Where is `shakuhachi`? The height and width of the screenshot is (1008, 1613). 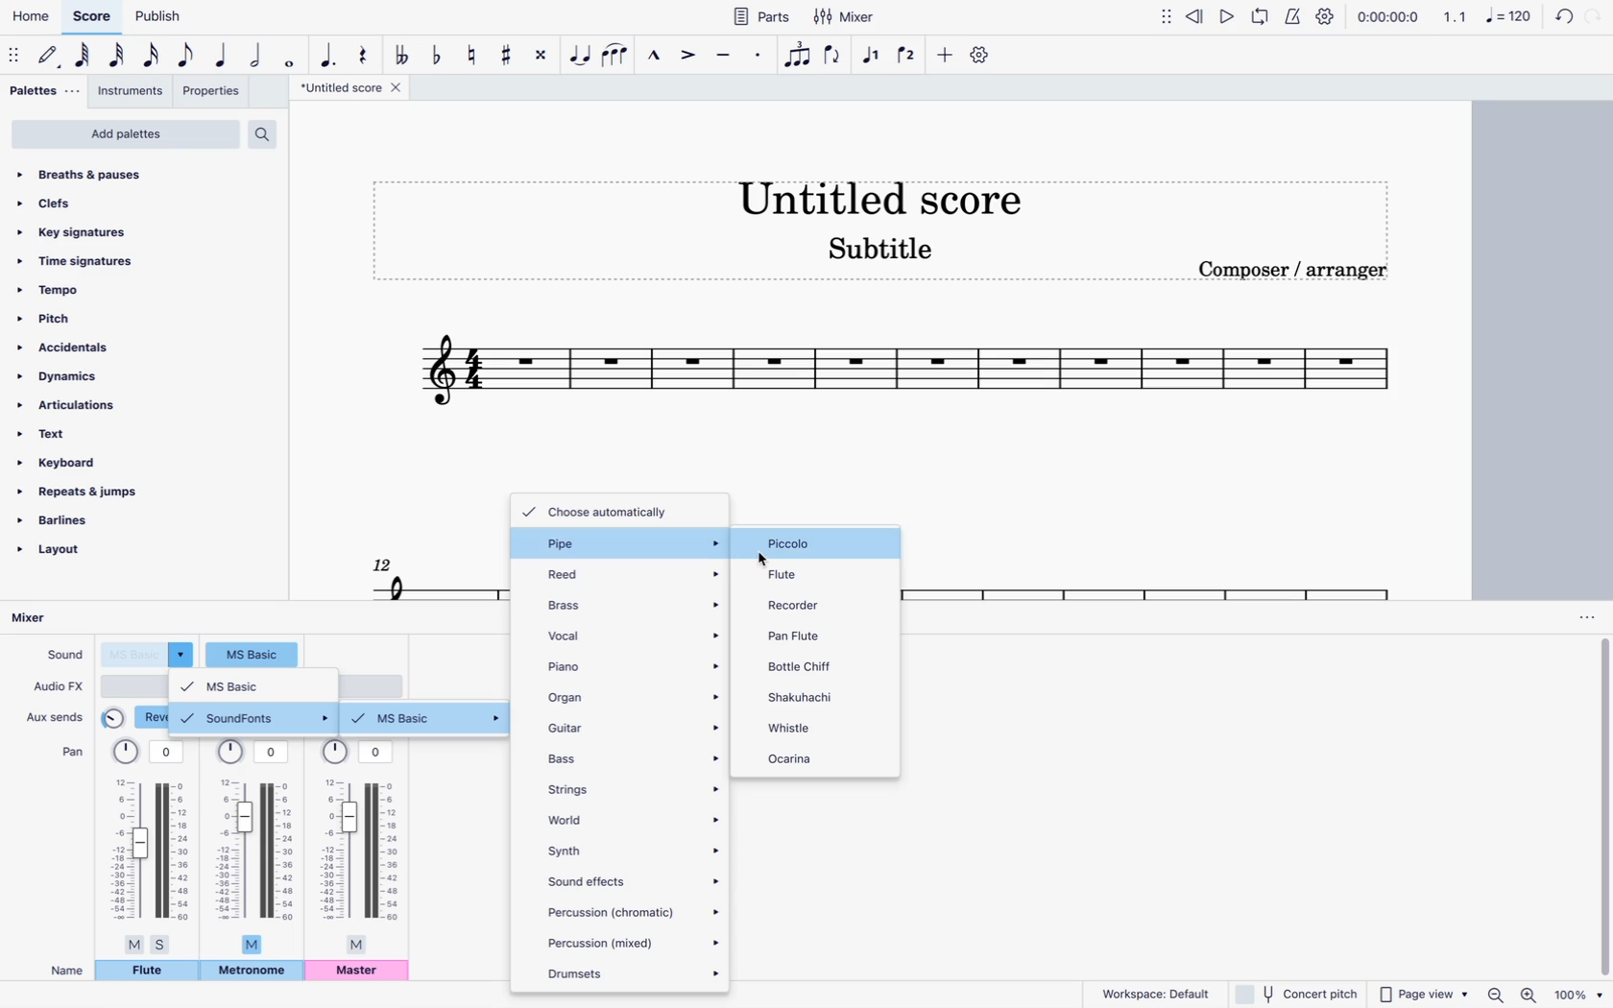 shakuhachi is located at coordinates (805, 699).